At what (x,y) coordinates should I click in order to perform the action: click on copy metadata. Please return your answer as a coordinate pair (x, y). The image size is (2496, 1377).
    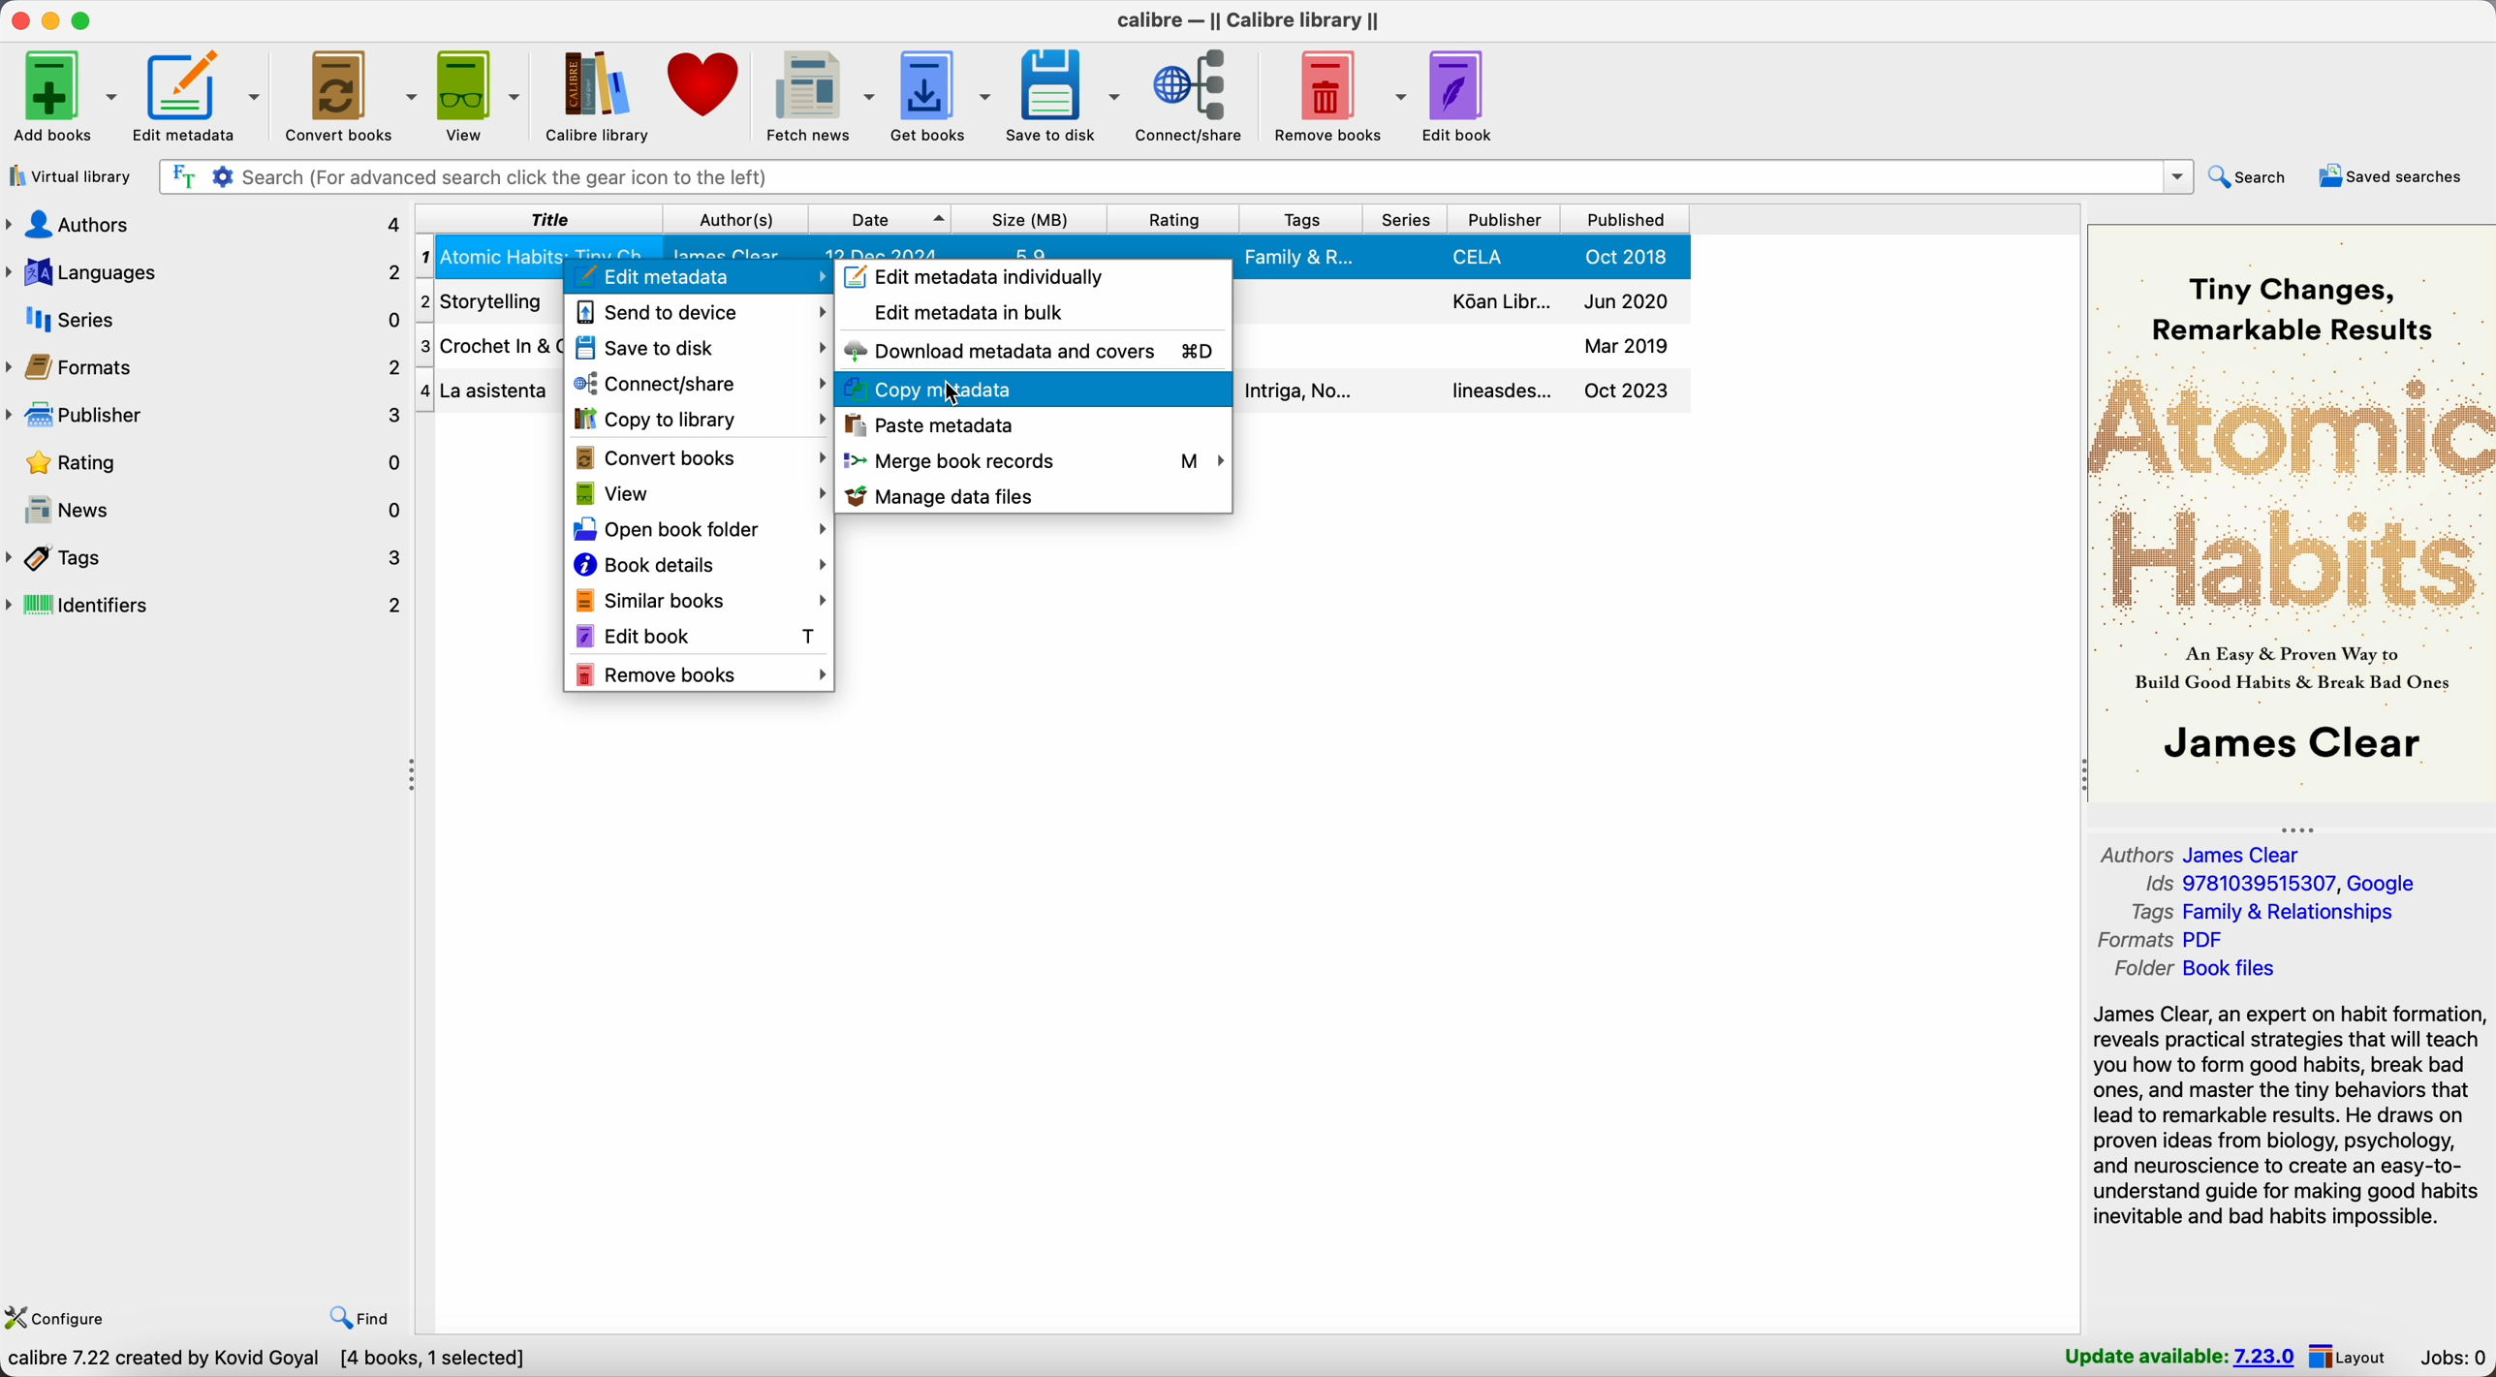
    Looking at the image, I should click on (895, 387).